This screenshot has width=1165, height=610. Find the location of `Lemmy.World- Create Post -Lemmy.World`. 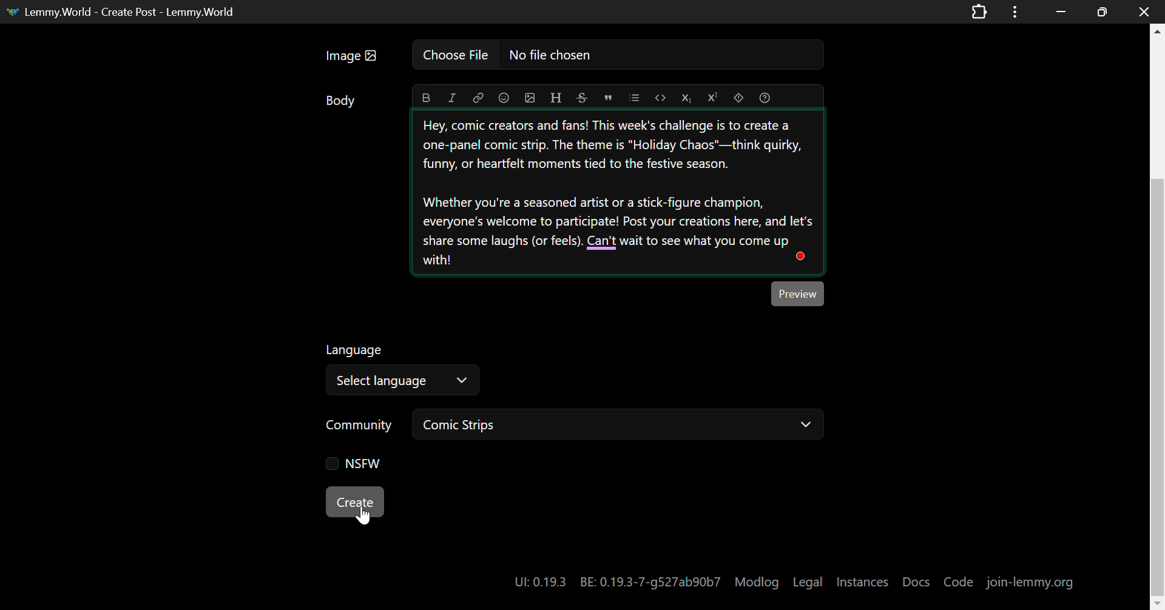

Lemmy.World- Create Post -Lemmy.World is located at coordinates (125, 10).